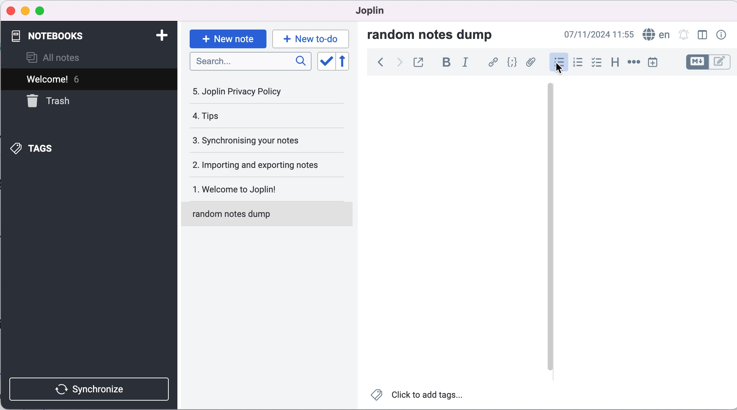 The image size is (737, 410). Describe the element at coordinates (420, 396) in the screenshot. I see `click to add tags` at that location.